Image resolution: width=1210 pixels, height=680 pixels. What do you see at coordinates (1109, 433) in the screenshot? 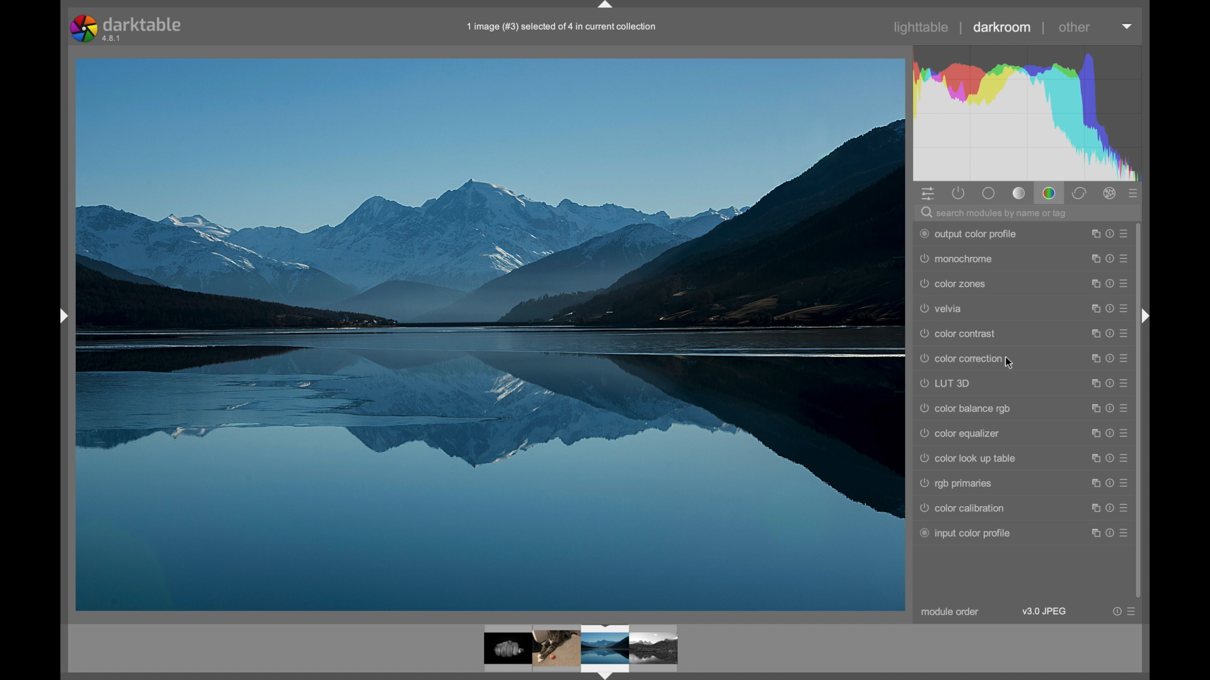
I see `more options` at bounding box center [1109, 433].